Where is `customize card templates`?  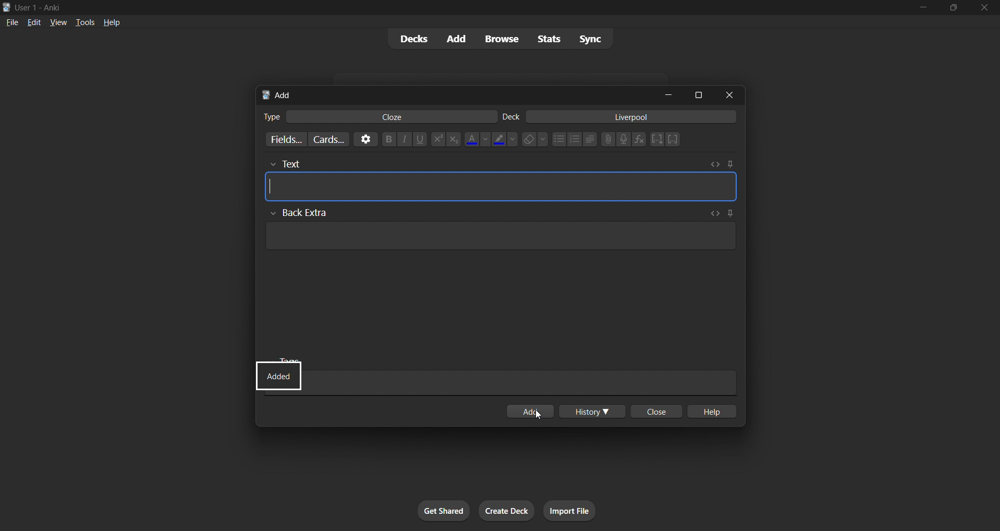
customize card templates is located at coordinates (333, 140).